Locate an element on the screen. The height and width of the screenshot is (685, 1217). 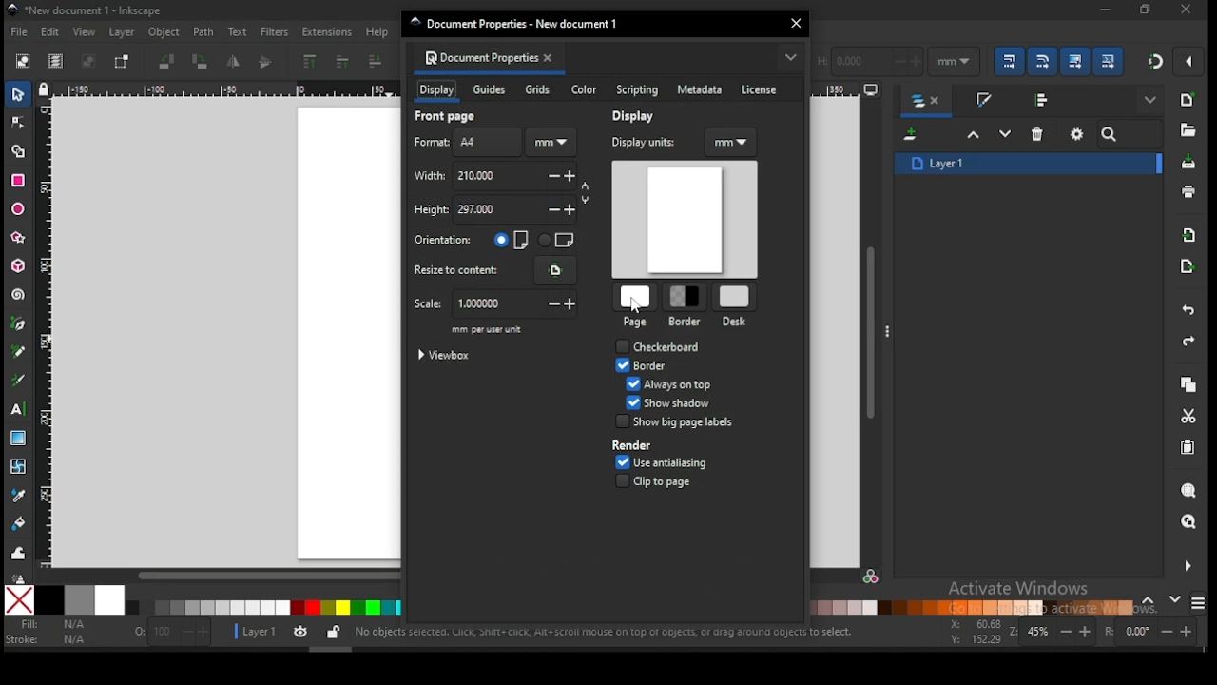
restore is located at coordinates (1187, 10).